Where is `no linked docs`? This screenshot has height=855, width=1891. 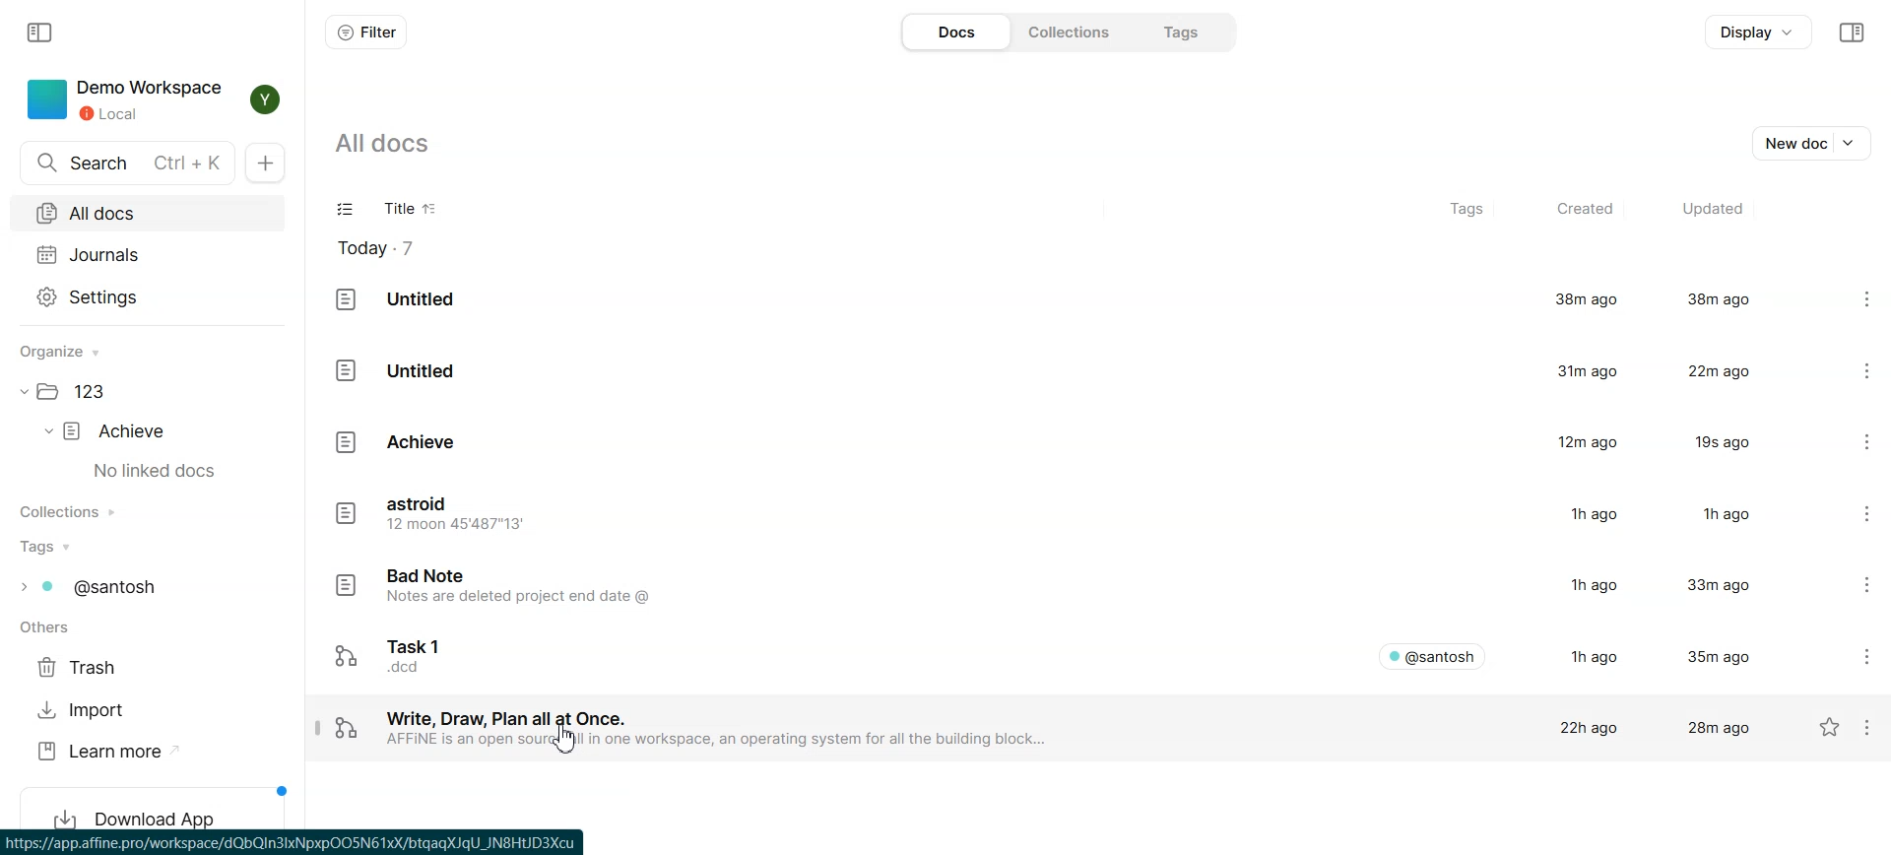
no linked docs is located at coordinates (157, 472).